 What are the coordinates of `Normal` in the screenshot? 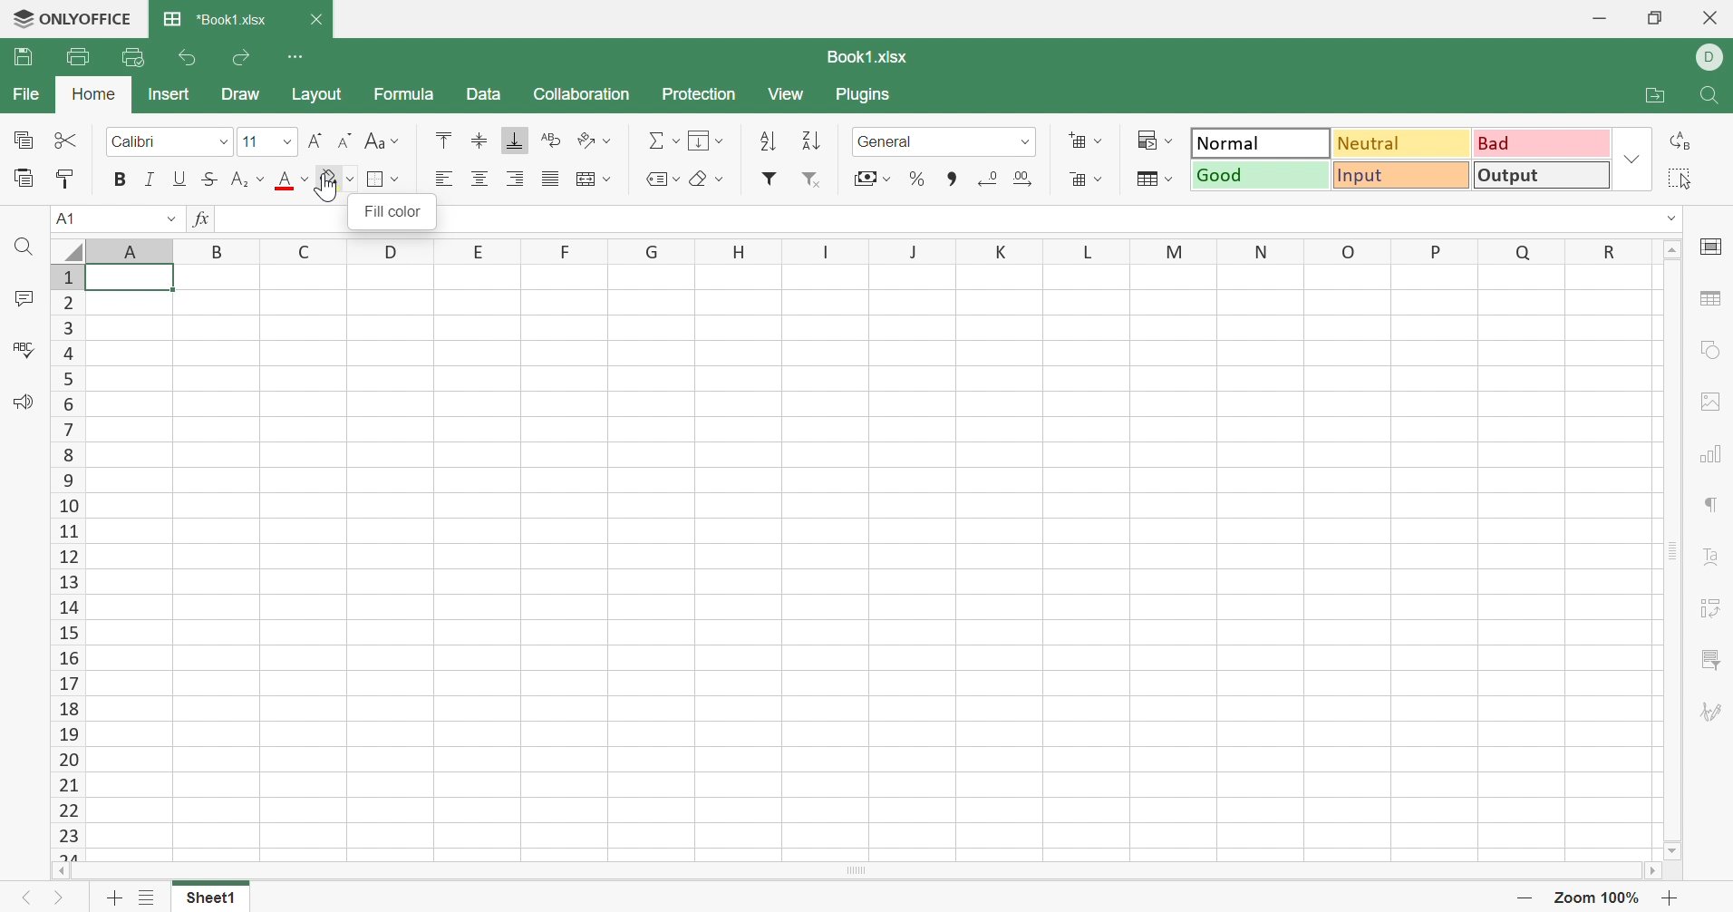 It's located at (1260, 141).